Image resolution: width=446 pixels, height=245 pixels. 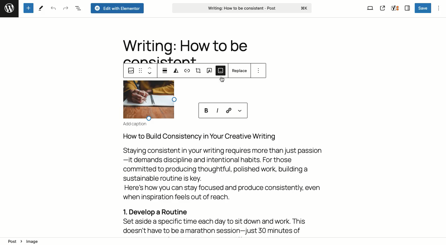 What do you see at coordinates (28, 8) in the screenshot?
I see `Add new block` at bounding box center [28, 8].